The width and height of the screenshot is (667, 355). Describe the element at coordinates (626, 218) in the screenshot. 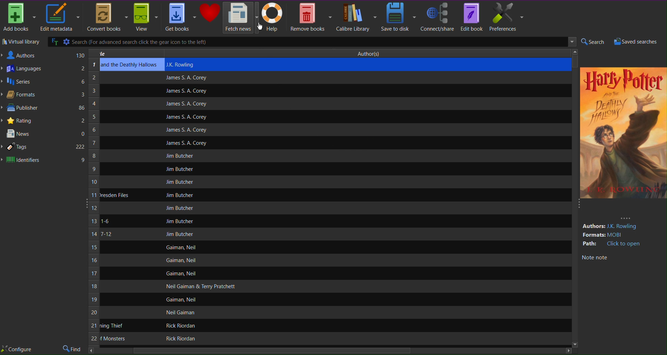

I see `more` at that location.